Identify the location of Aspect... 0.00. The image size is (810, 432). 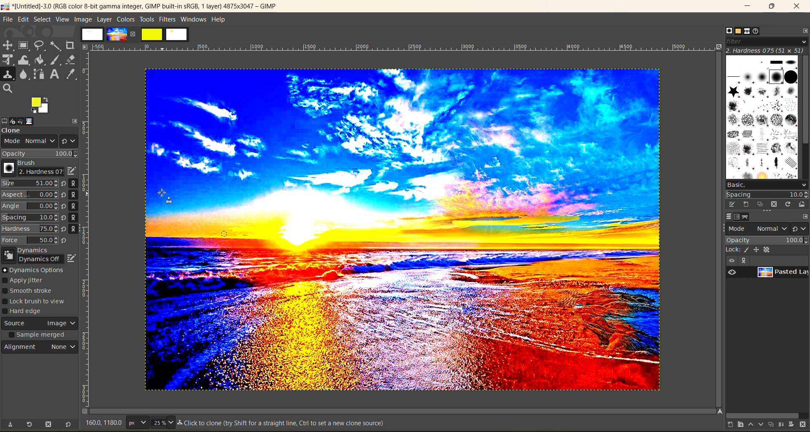
(30, 195).